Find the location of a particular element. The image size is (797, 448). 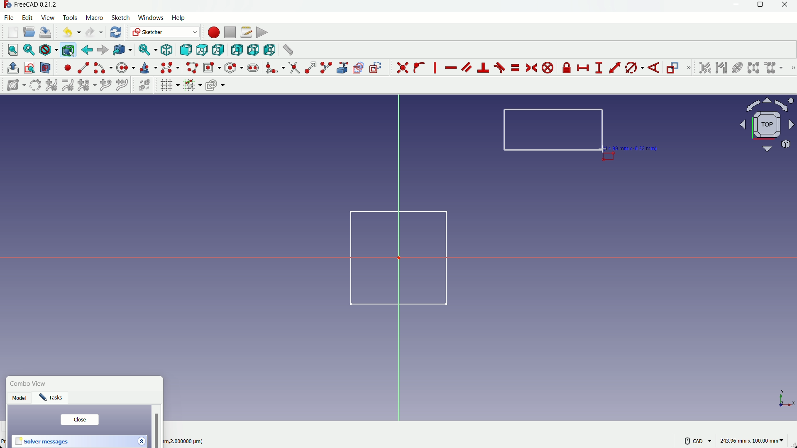

view section is located at coordinates (46, 68).